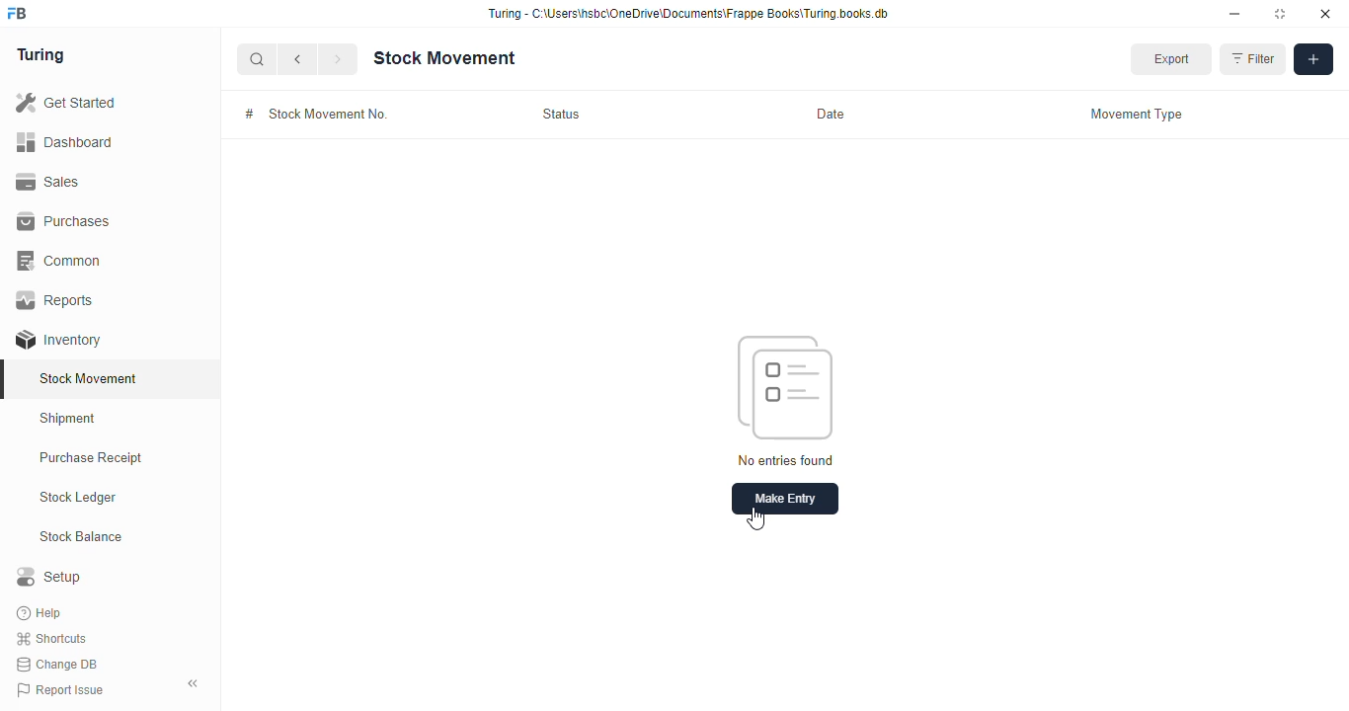 The height and width of the screenshot is (711, 1349). What do you see at coordinates (258, 59) in the screenshot?
I see `search` at bounding box center [258, 59].